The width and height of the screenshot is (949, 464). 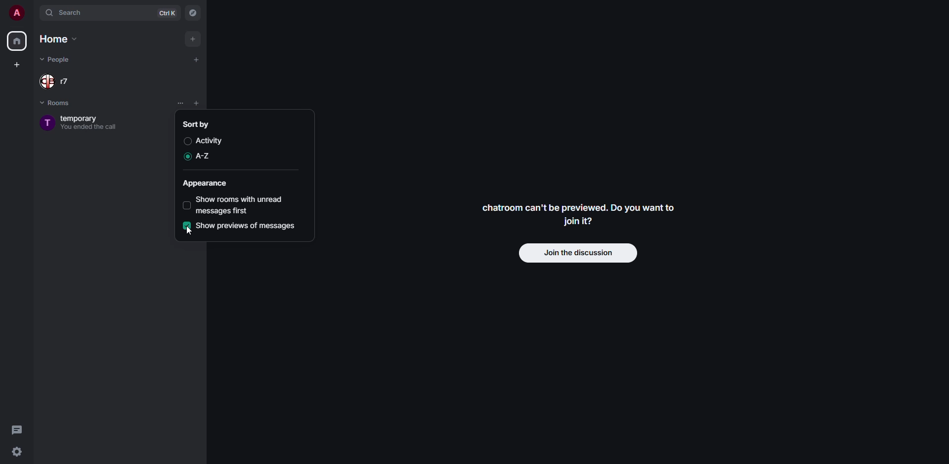 What do you see at coordinates (215, 140) in the screenshot?
I see `activity` at bounding box center [215, 140].